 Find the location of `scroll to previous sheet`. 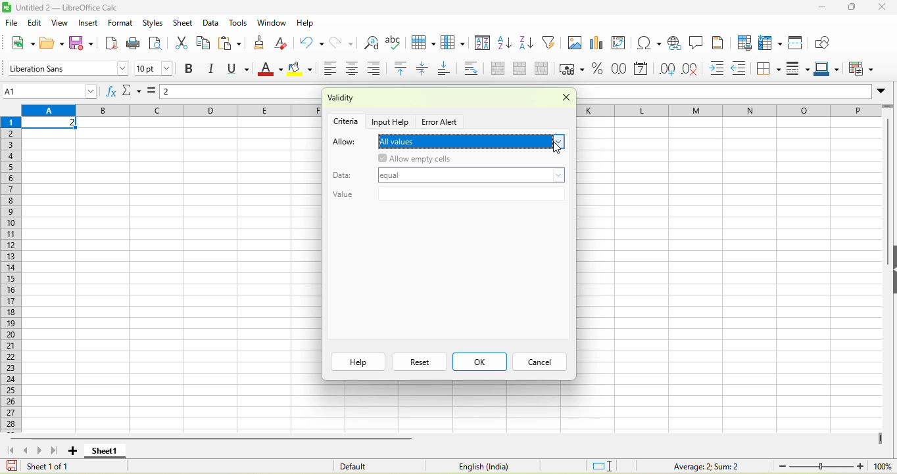

scroll to previous sheet is located at coordinates (27, 450).